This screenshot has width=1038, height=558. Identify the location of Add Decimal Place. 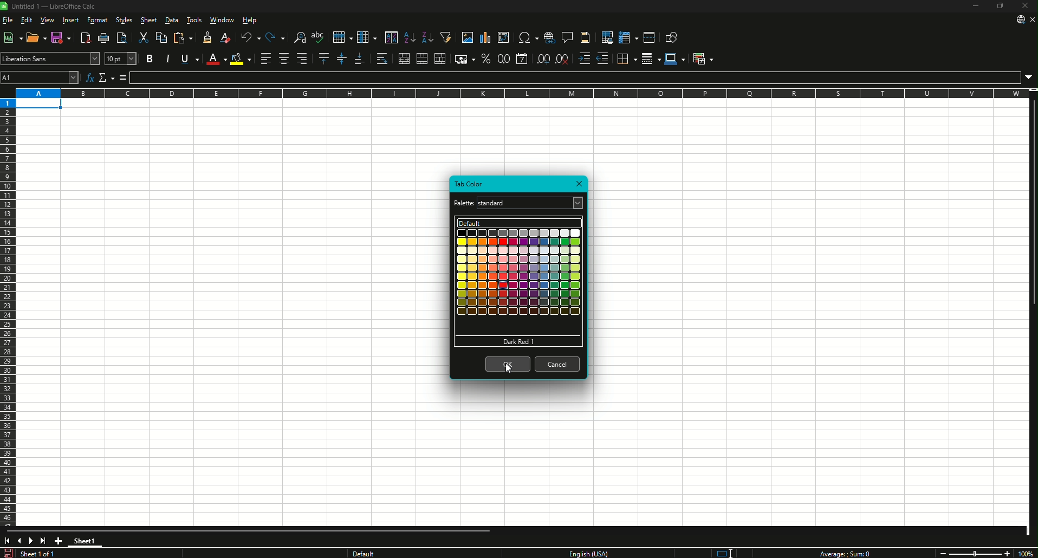
(543, 59).